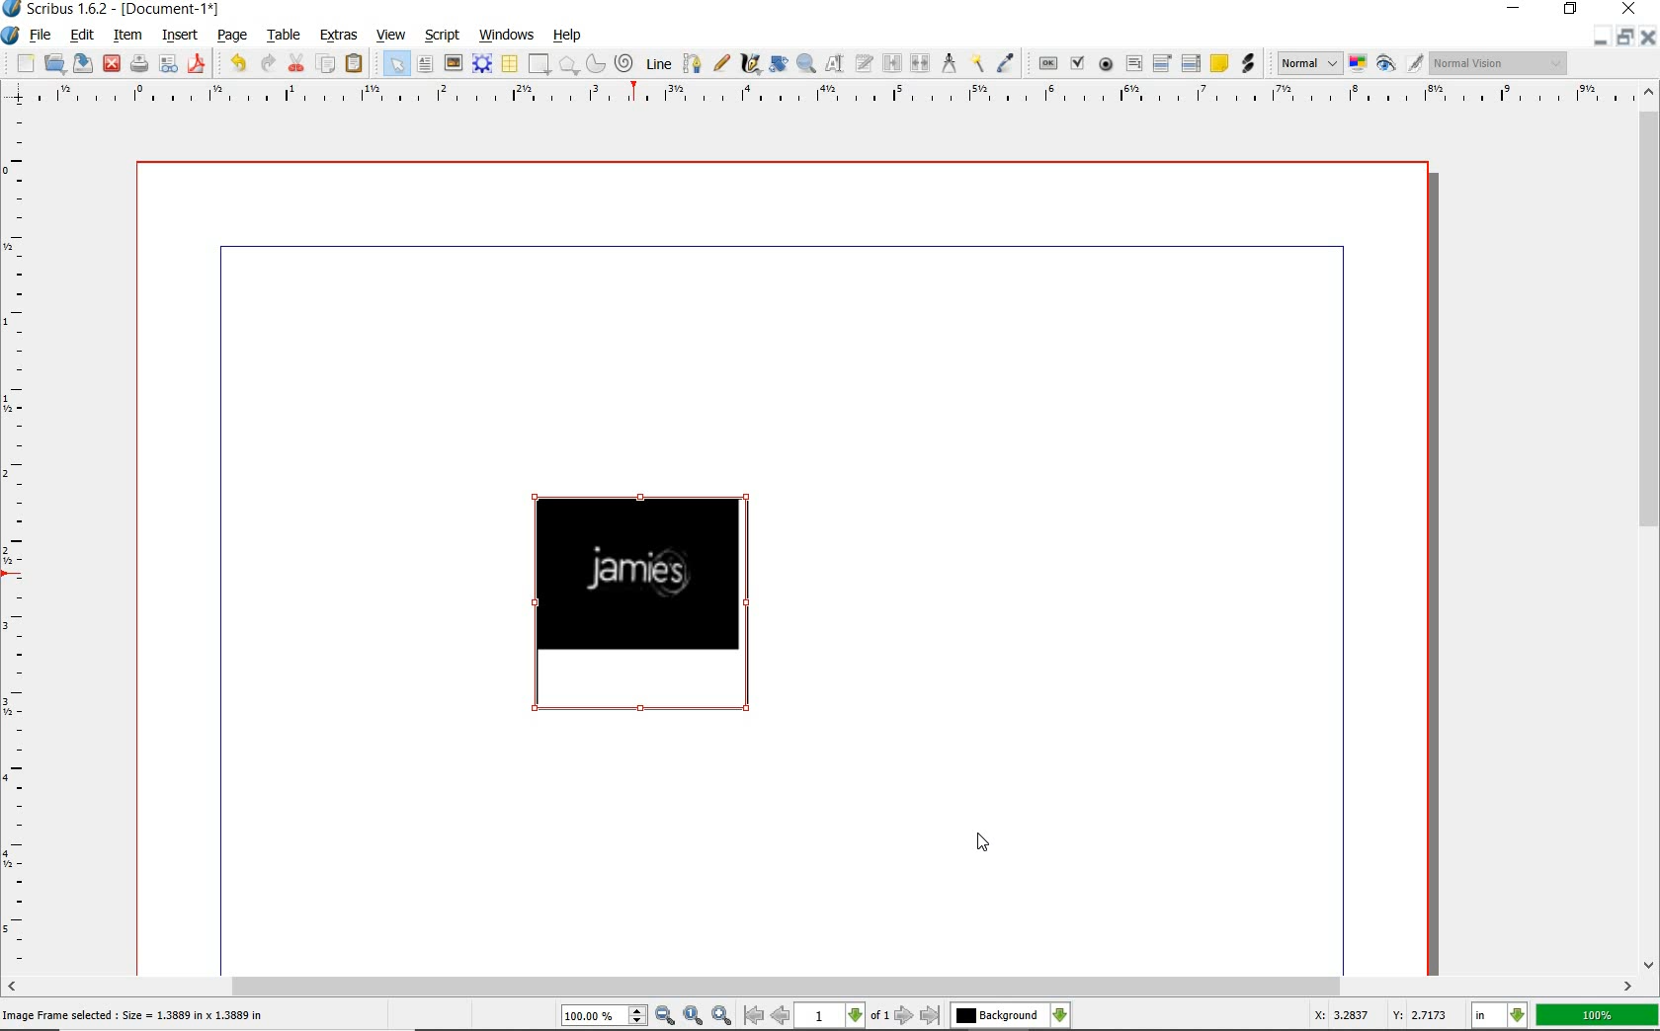 This screenshot has height=1031, width=1660. What do you see at coordinates (1498, 65) in the screenshot?
I see `visual appearance of the display` at bounding box center [1498, 65].